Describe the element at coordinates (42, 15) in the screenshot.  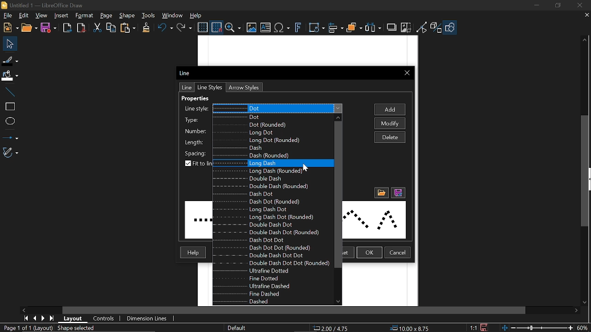
I see `View` at that location.